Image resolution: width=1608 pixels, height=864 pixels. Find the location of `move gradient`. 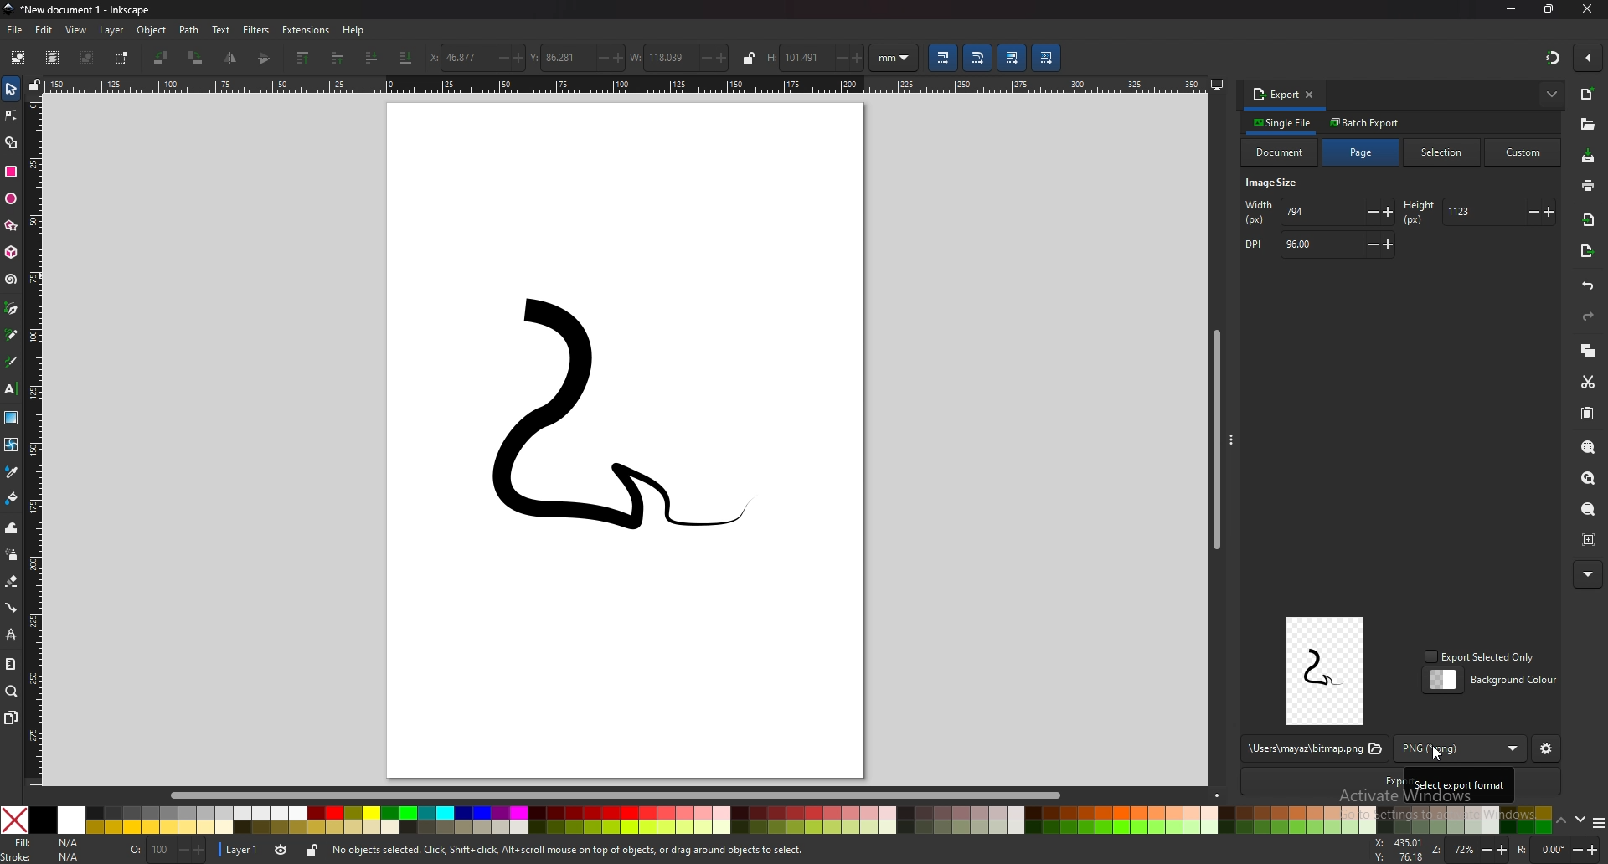

move gradient is located at coordinates (1013, 59).